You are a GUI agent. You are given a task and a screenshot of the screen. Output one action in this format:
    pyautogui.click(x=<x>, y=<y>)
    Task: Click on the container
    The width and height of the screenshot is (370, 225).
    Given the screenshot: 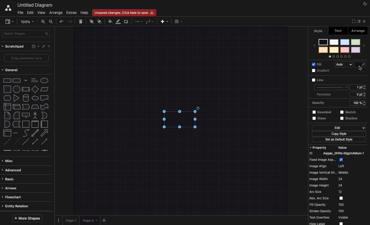 What is the action you would take?
    pyautogui.click(x=25, y=124)
    